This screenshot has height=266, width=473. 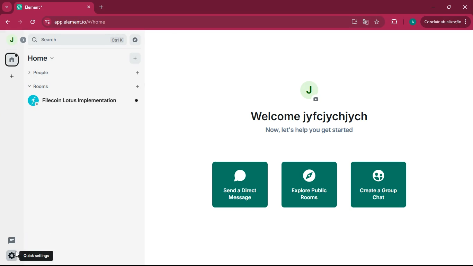 What do you see at coordinates (18, 254) in the screenshot?
I see `cursor` at bounding box center [18, 254].